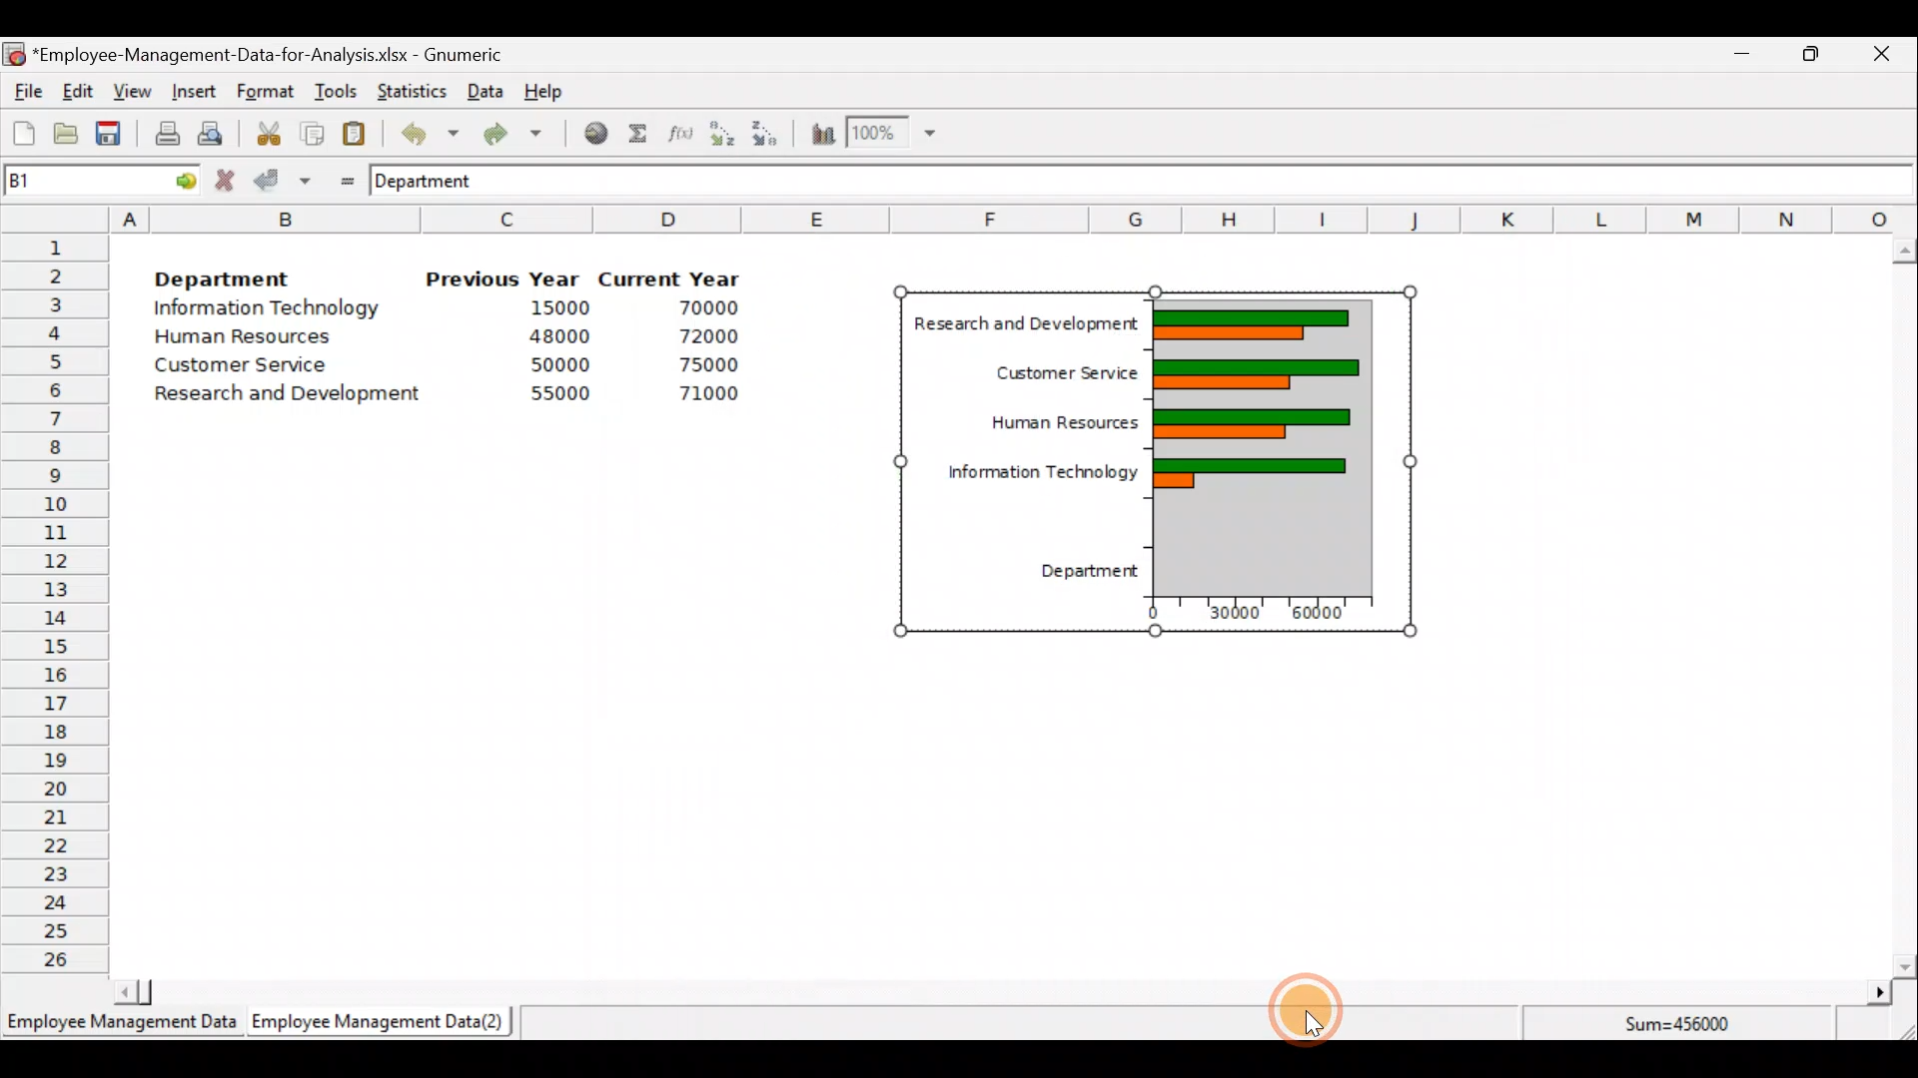  What do you see at coordinates (79, 93) in the screenshot?
I see `Edit` at bounding box center [79, 93].